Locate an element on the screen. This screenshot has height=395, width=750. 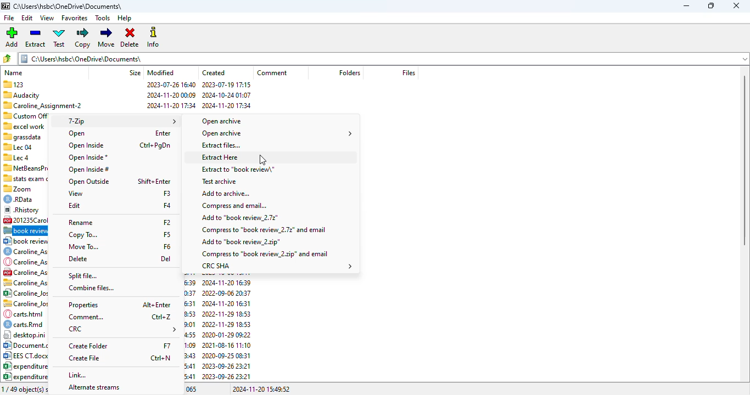
[4 201235Carolineloseph3. is located at coordinates (26, 220).